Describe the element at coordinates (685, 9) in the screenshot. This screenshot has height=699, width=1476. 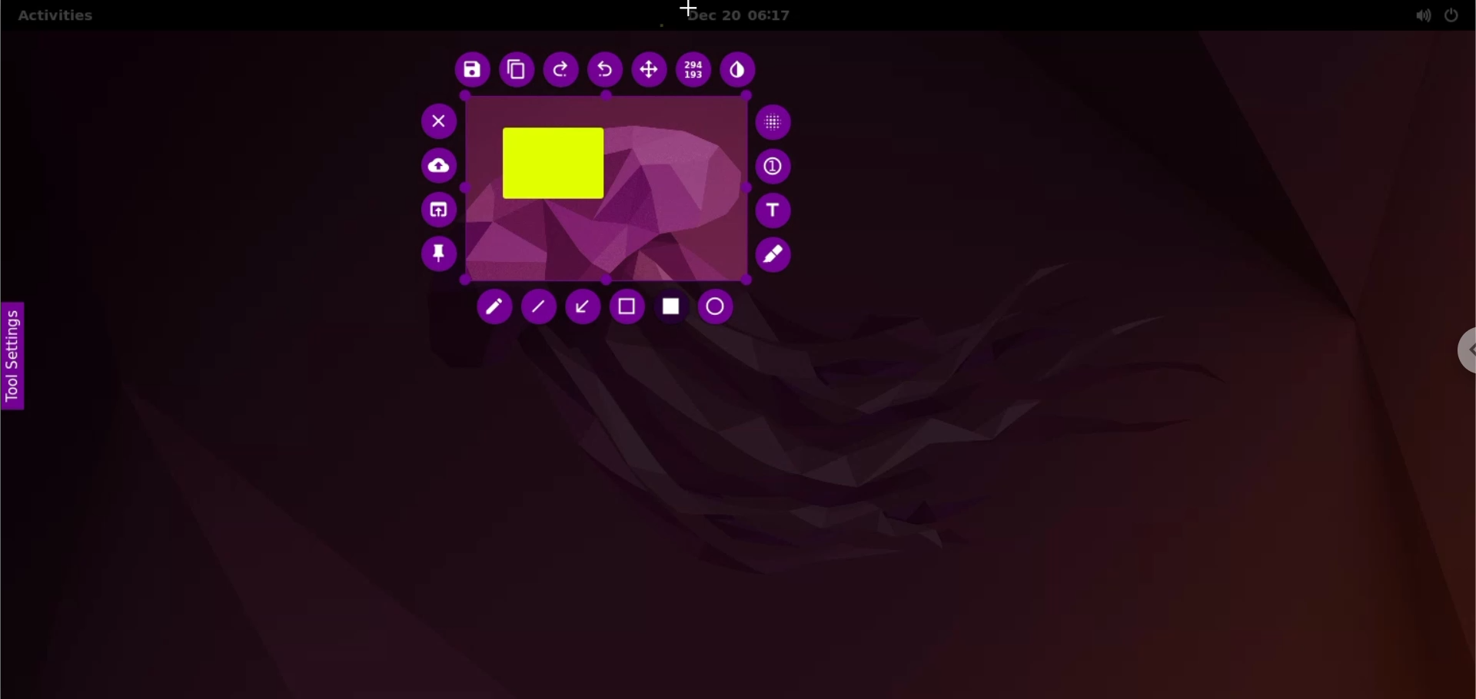
I see `cursor` at that location.